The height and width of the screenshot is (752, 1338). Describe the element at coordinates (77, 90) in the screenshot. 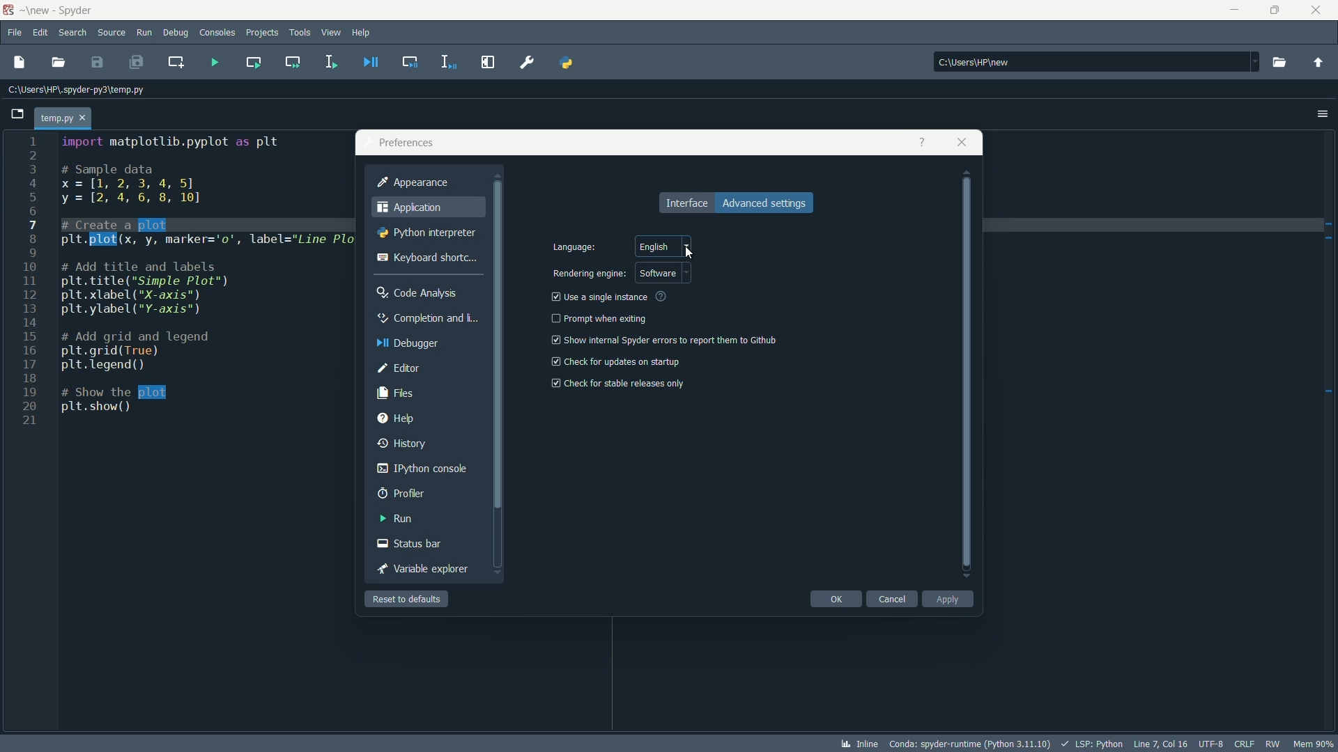

I see `C:\Users\HP\.spyder-py3\temp.py` at that location.